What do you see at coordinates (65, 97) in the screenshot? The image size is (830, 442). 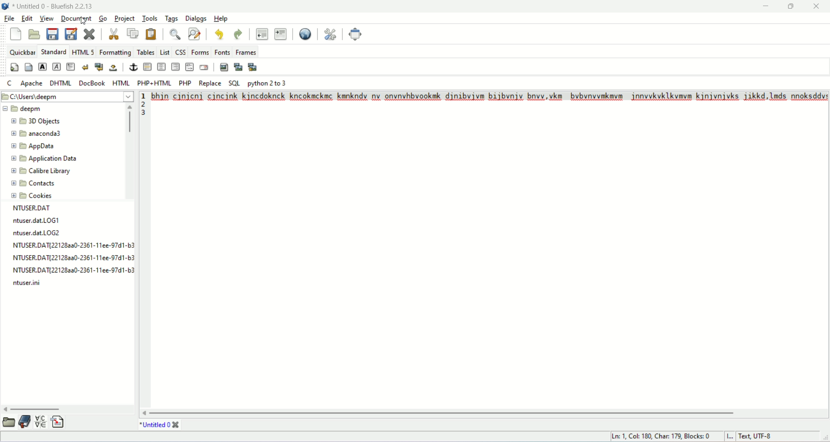 I see `location` at bounding box center [65, 97].